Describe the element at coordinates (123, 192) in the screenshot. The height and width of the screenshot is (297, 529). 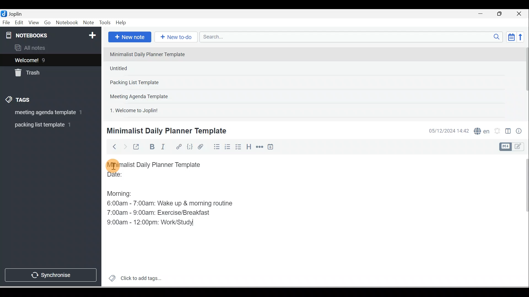
I see `Morning:` at that location.